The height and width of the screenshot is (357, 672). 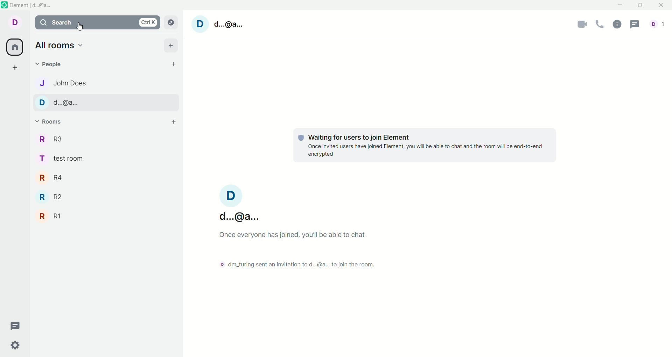 I want to click on add, so click(x=172, y=45).